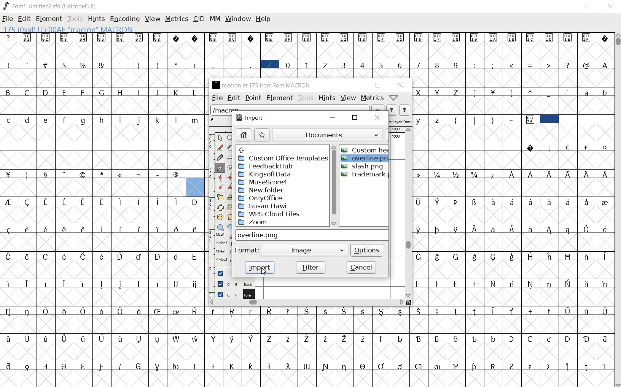 Image resolution: width=621 pixels, height=387 pixels. What do you see at coordinates (372, 98) in the screenshot?
I see `metrics` at bounding box center [372, 98].